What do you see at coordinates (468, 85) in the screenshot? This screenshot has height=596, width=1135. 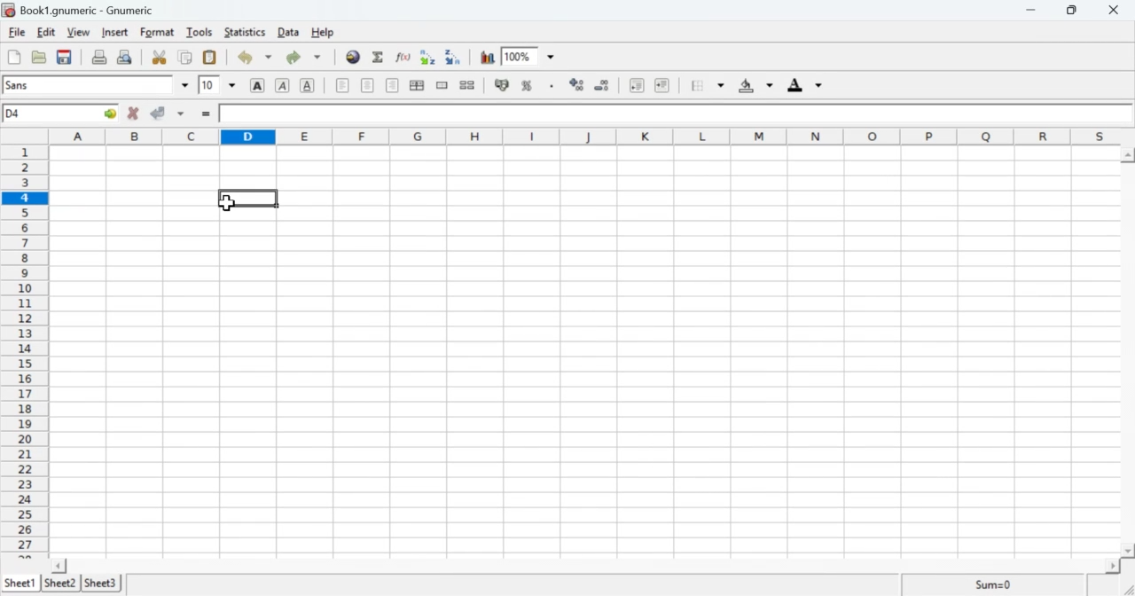 I see `Split cells` at bounding box center [468, 85].